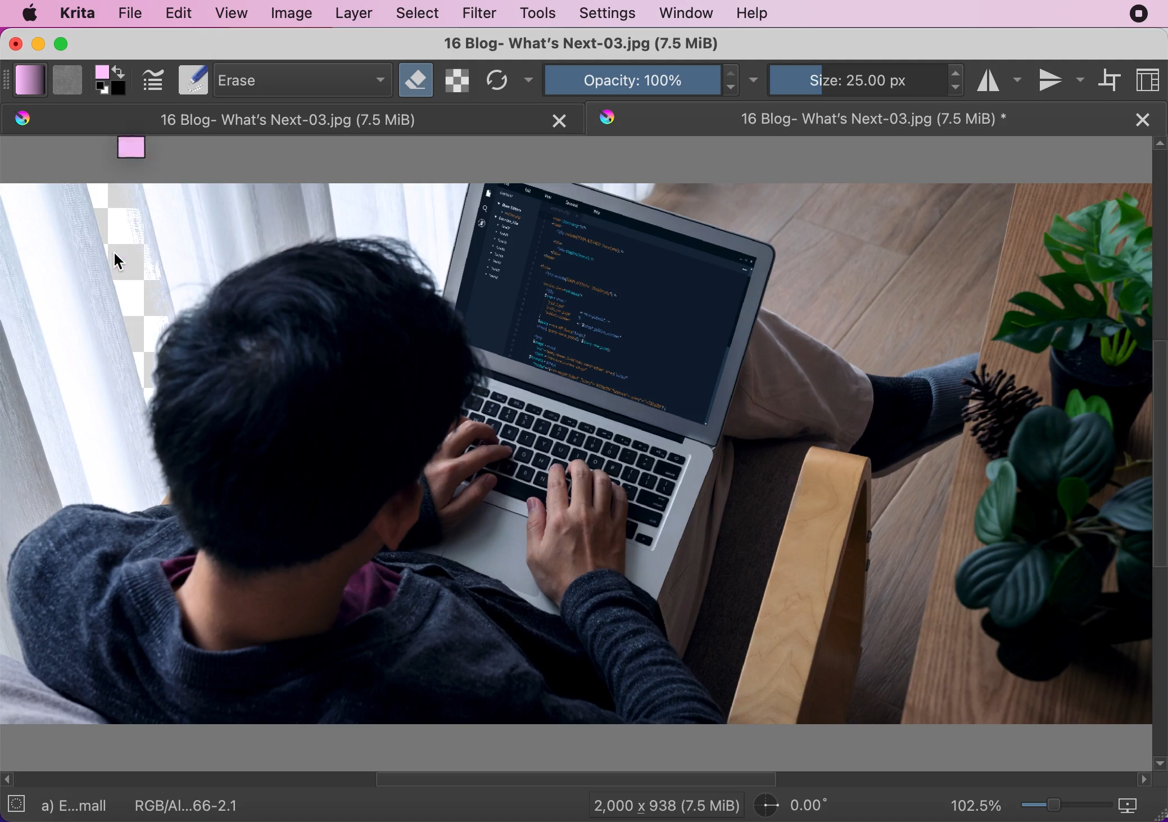 The width and height of the screenshot is (1168, 822). I want to click on horizontal scroll bar, so click(577, 780).